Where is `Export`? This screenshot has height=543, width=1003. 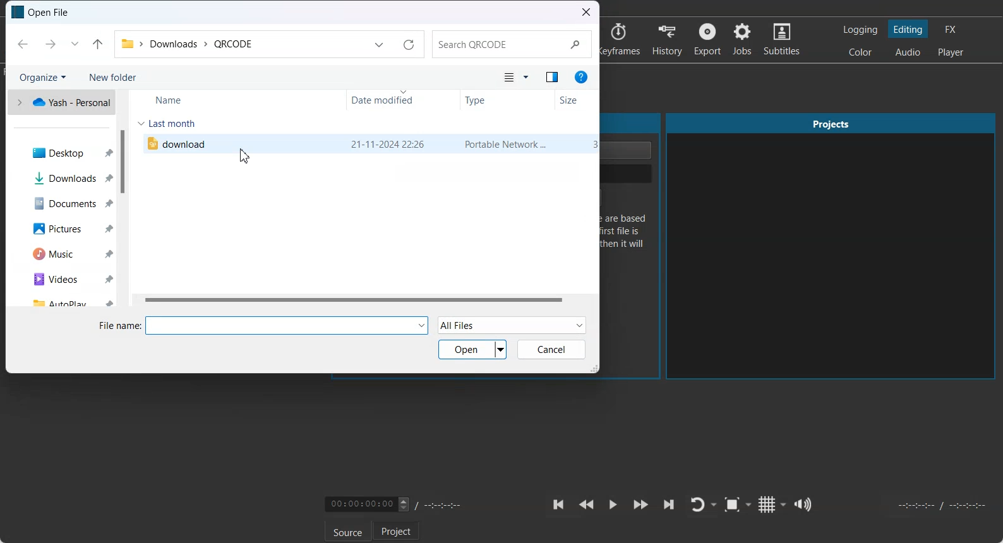 Export is located at coordinates (709, 39).